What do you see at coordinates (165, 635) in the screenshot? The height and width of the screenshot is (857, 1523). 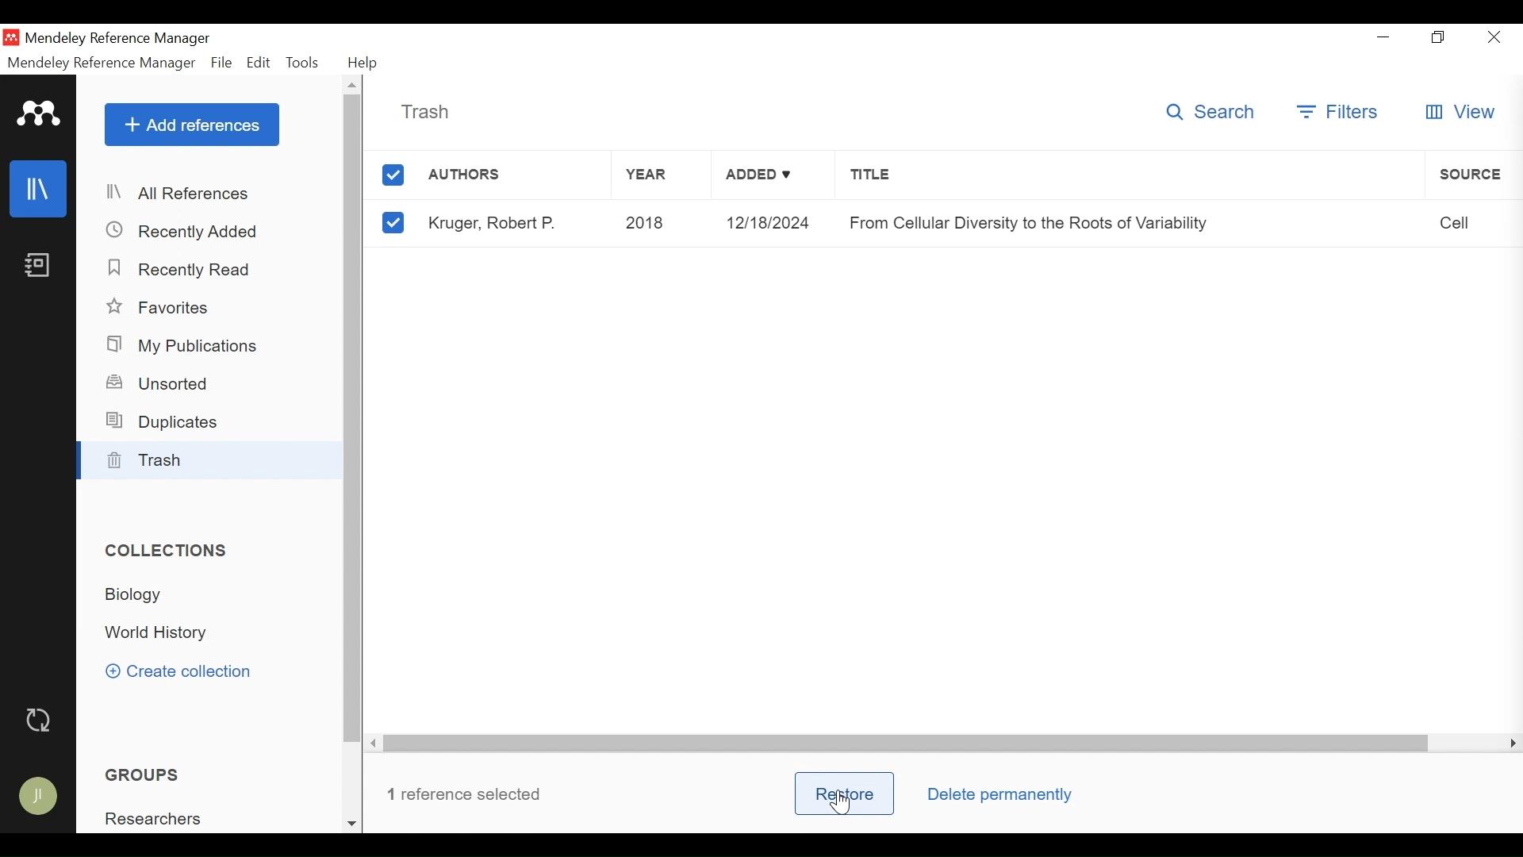 I see `World History` at bounding box center [165, 635].